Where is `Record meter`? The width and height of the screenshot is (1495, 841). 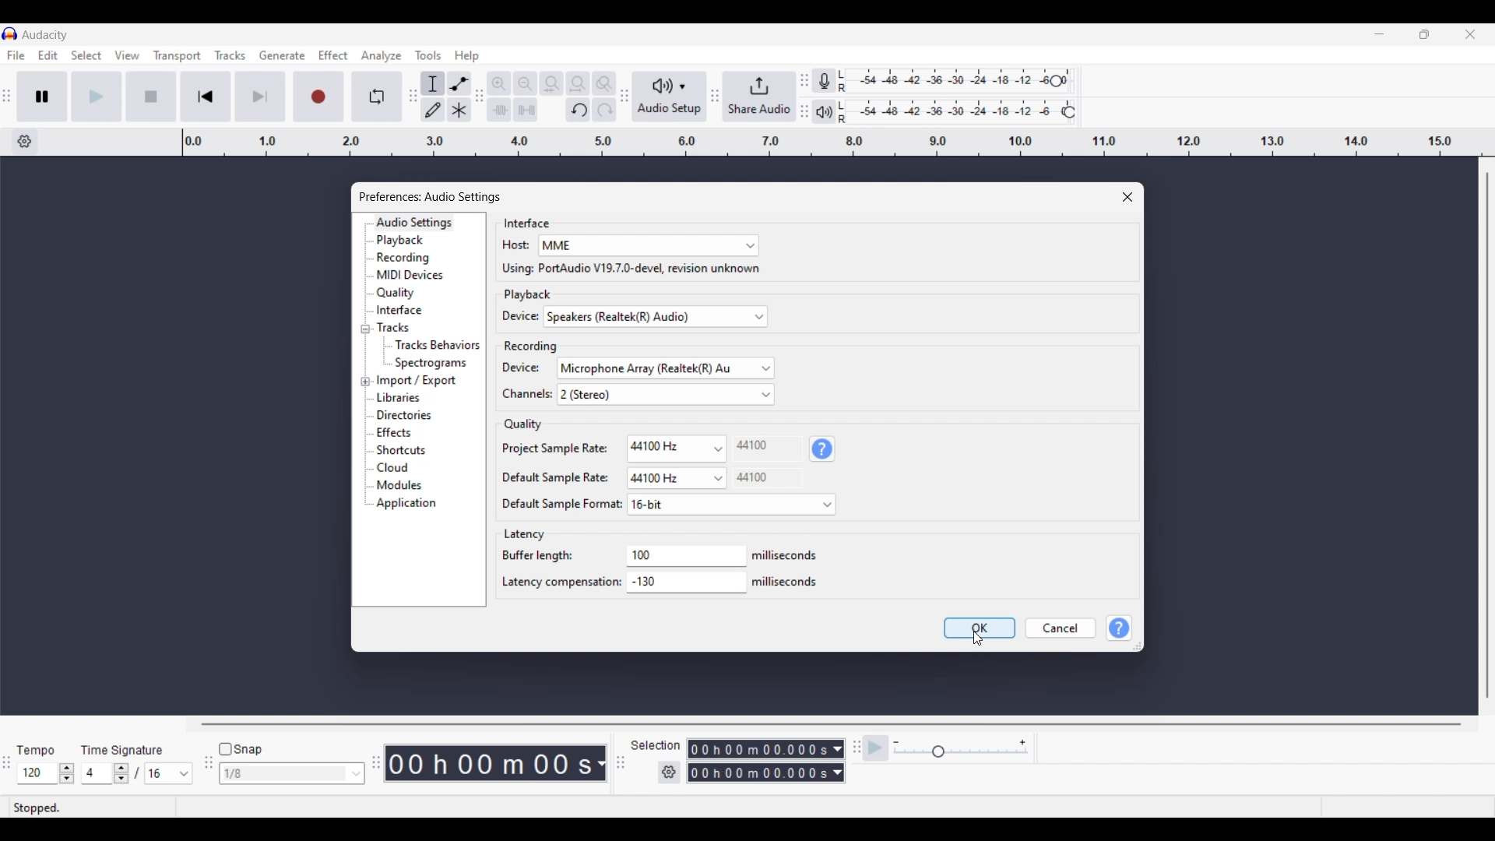
Record meter is located at coordinates (831, 81).